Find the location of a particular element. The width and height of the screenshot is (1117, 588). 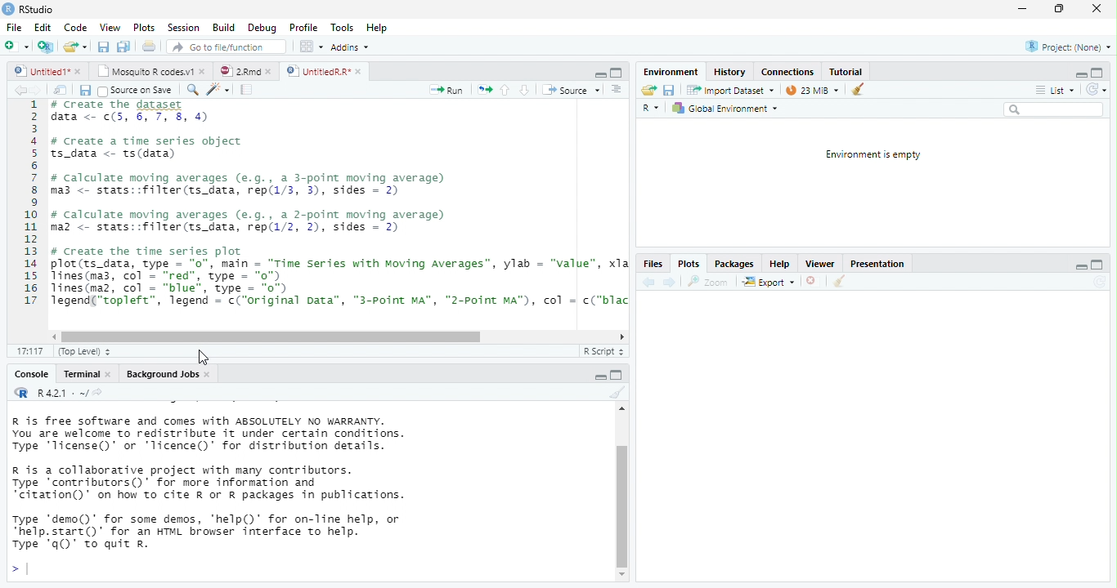

Console is located at coordinates (30, 375).